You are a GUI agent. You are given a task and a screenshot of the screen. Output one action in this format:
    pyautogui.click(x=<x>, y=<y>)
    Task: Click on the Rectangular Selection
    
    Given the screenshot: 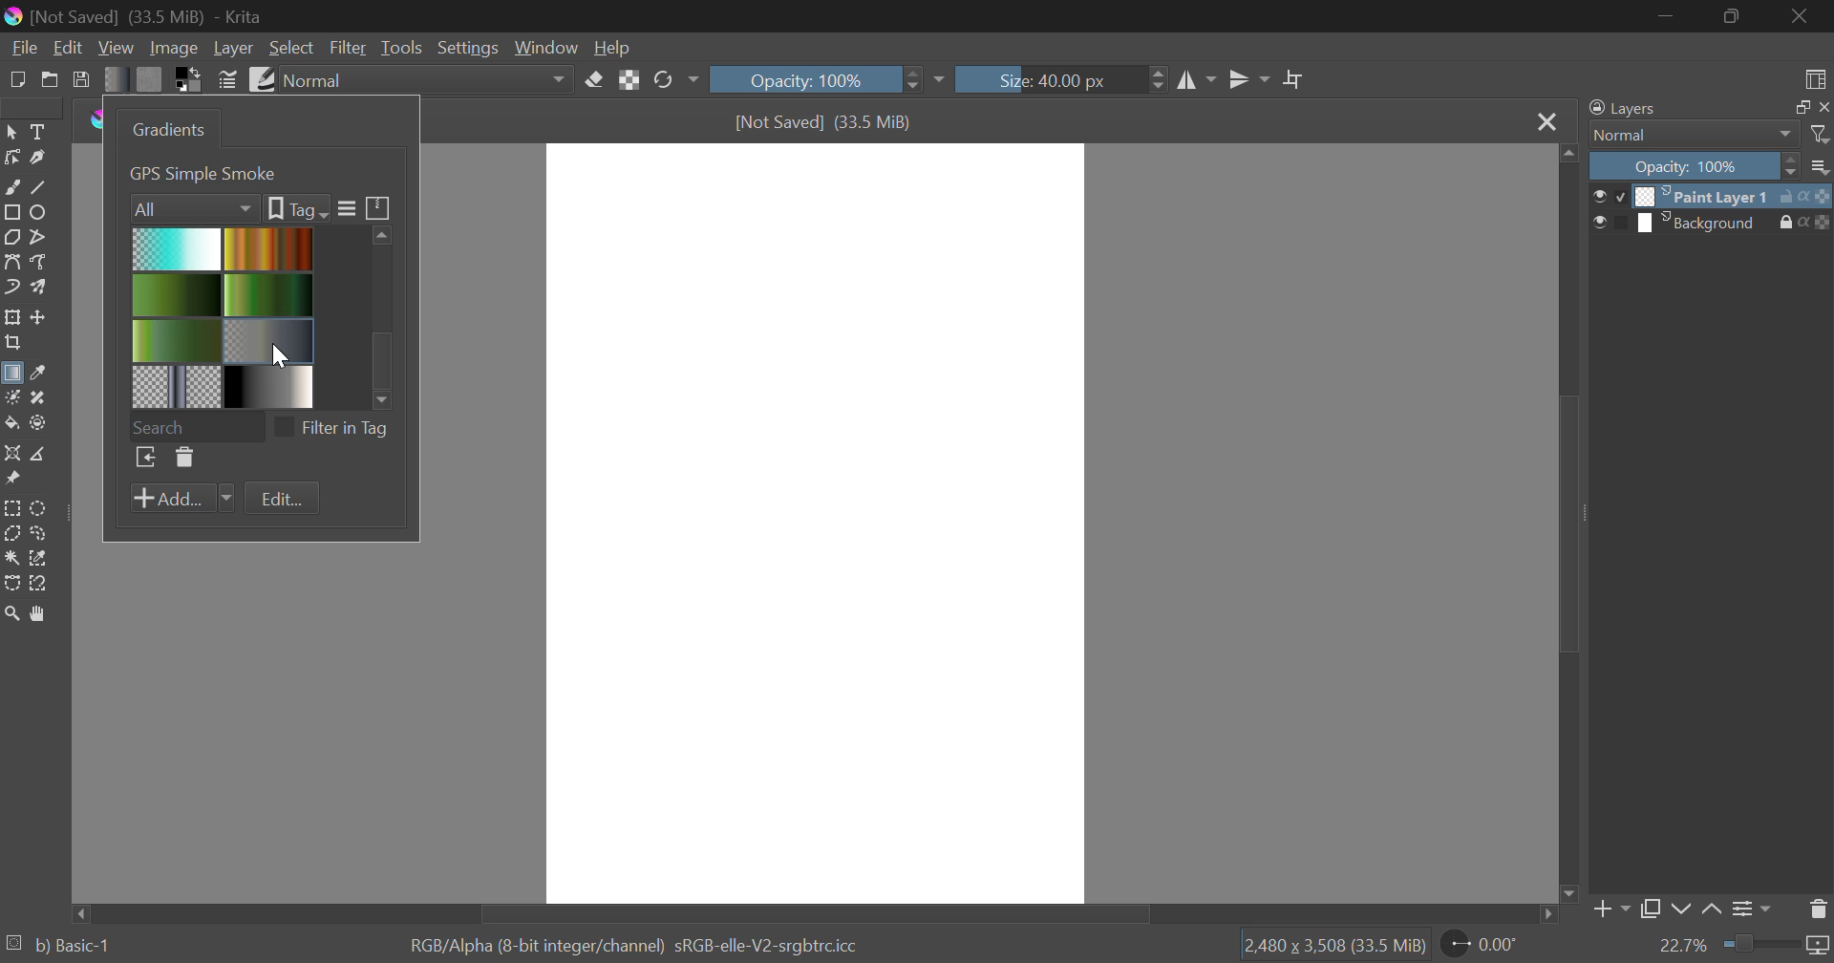 What is the action you would take?
    pyautogui.click(x=13, y=509)
    